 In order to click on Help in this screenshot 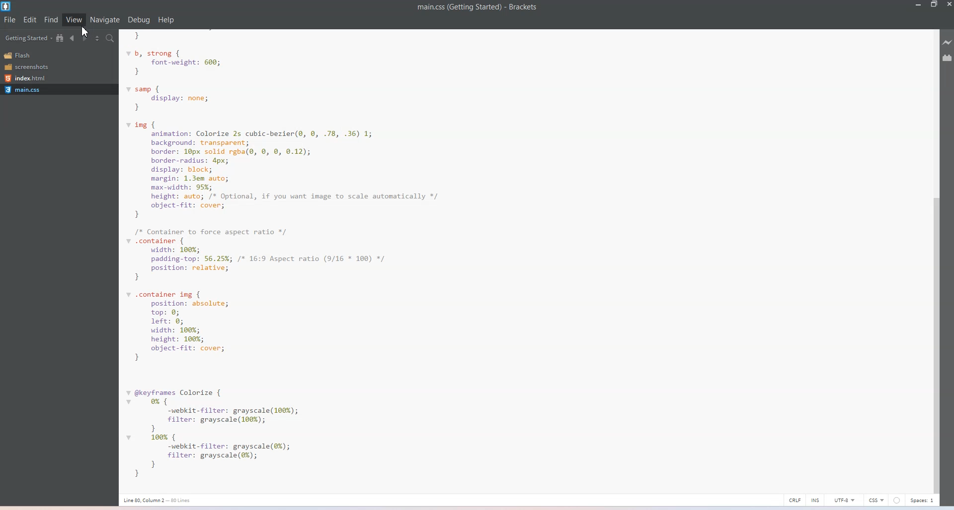, I will do `click(166, 20)`.